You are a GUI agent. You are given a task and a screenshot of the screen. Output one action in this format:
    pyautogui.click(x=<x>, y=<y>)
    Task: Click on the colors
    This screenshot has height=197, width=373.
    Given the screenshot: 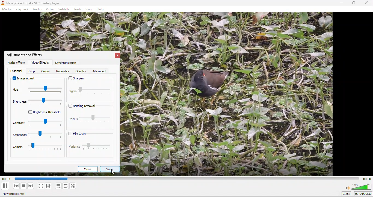 What is the action you would take?
    pyautogui.click(x=46, y=71)
    